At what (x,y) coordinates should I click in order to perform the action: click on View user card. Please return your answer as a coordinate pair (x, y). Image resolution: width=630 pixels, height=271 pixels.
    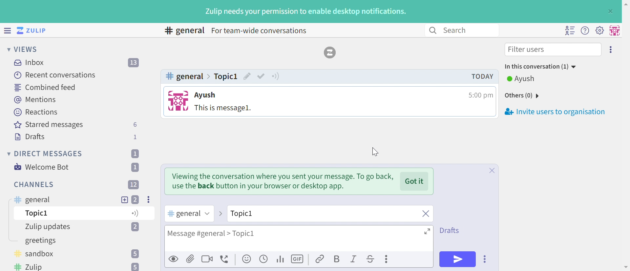
    Looking at the image, I should click on (178, 101).